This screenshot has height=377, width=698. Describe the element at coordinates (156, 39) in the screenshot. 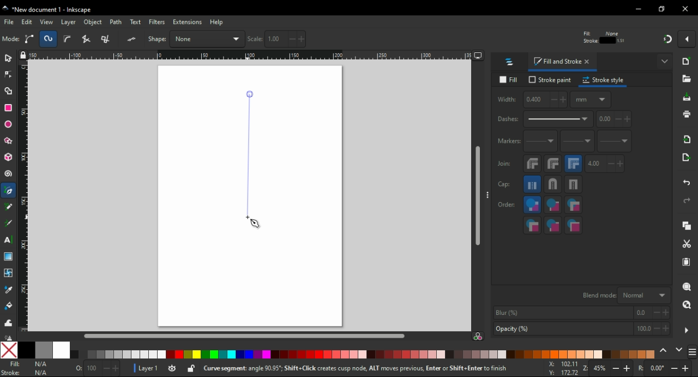

I see `object flip  vertical` at that location.